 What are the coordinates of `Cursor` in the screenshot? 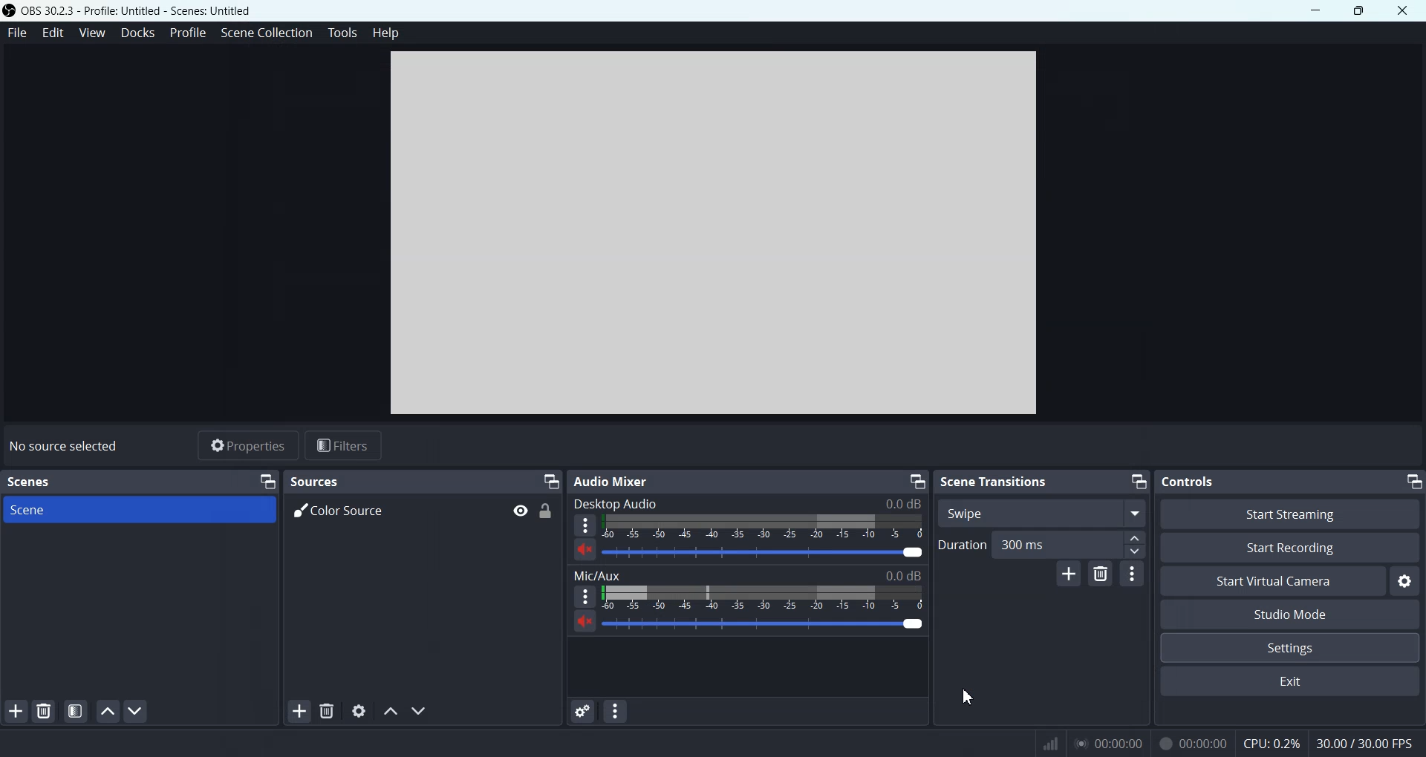 It's located at (970, 696).